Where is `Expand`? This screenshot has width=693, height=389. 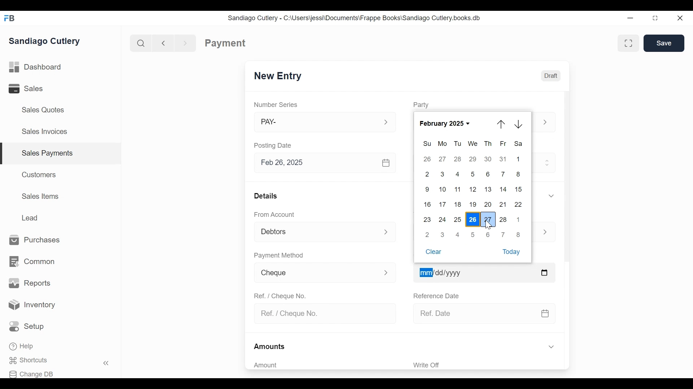 Expand is located at coordinates (388, 232).